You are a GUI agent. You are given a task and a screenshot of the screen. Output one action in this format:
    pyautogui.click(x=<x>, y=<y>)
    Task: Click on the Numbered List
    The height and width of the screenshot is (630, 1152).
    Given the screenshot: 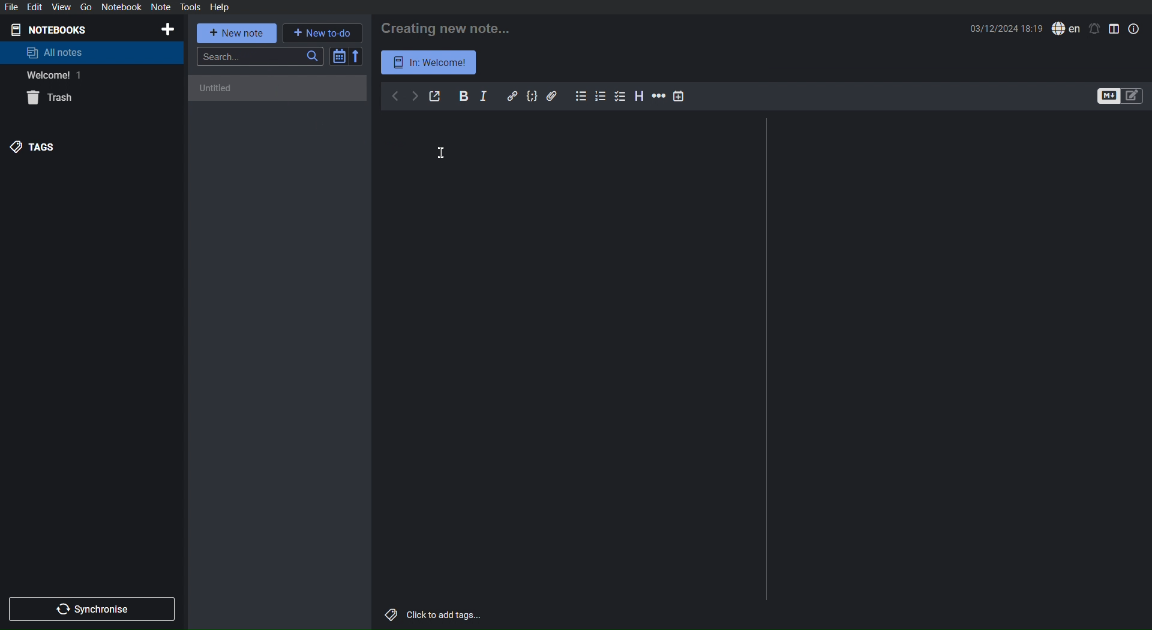 What is the action you would take?
    pyautogui.click(x=602, y=96)
    